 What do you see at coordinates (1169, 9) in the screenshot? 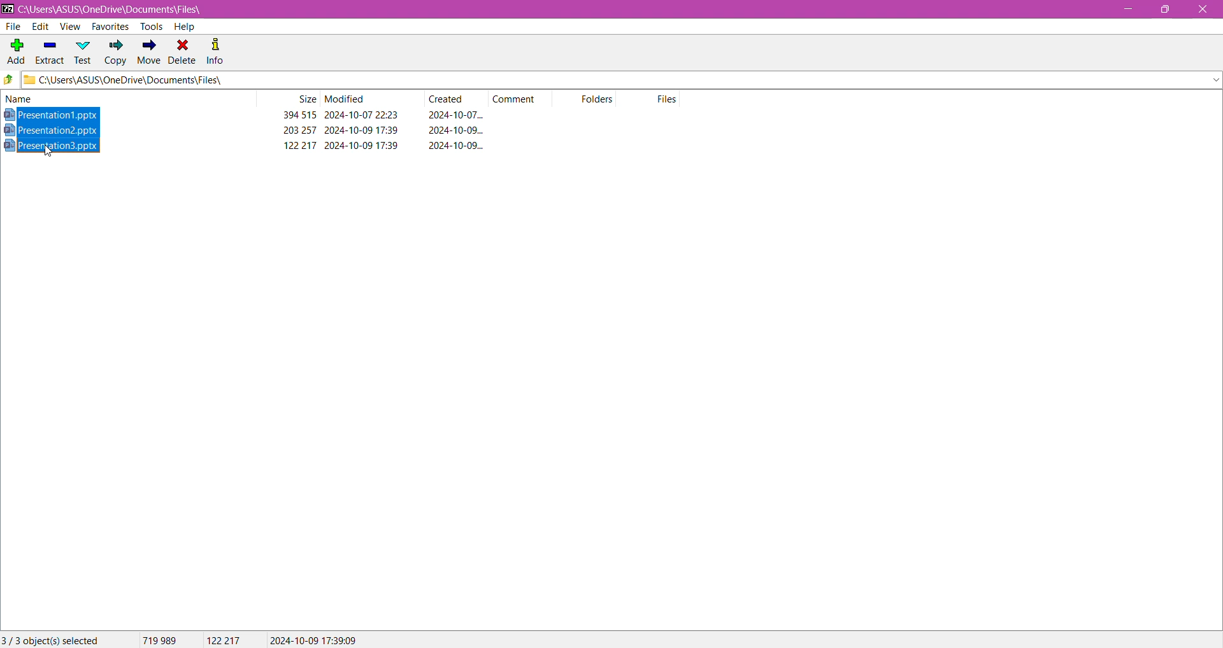
I see `Restore Down` at bounding box center [1169, 9].